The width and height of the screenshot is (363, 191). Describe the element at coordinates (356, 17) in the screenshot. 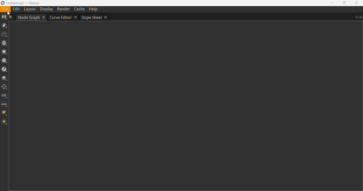

I see `float pane` at that location.